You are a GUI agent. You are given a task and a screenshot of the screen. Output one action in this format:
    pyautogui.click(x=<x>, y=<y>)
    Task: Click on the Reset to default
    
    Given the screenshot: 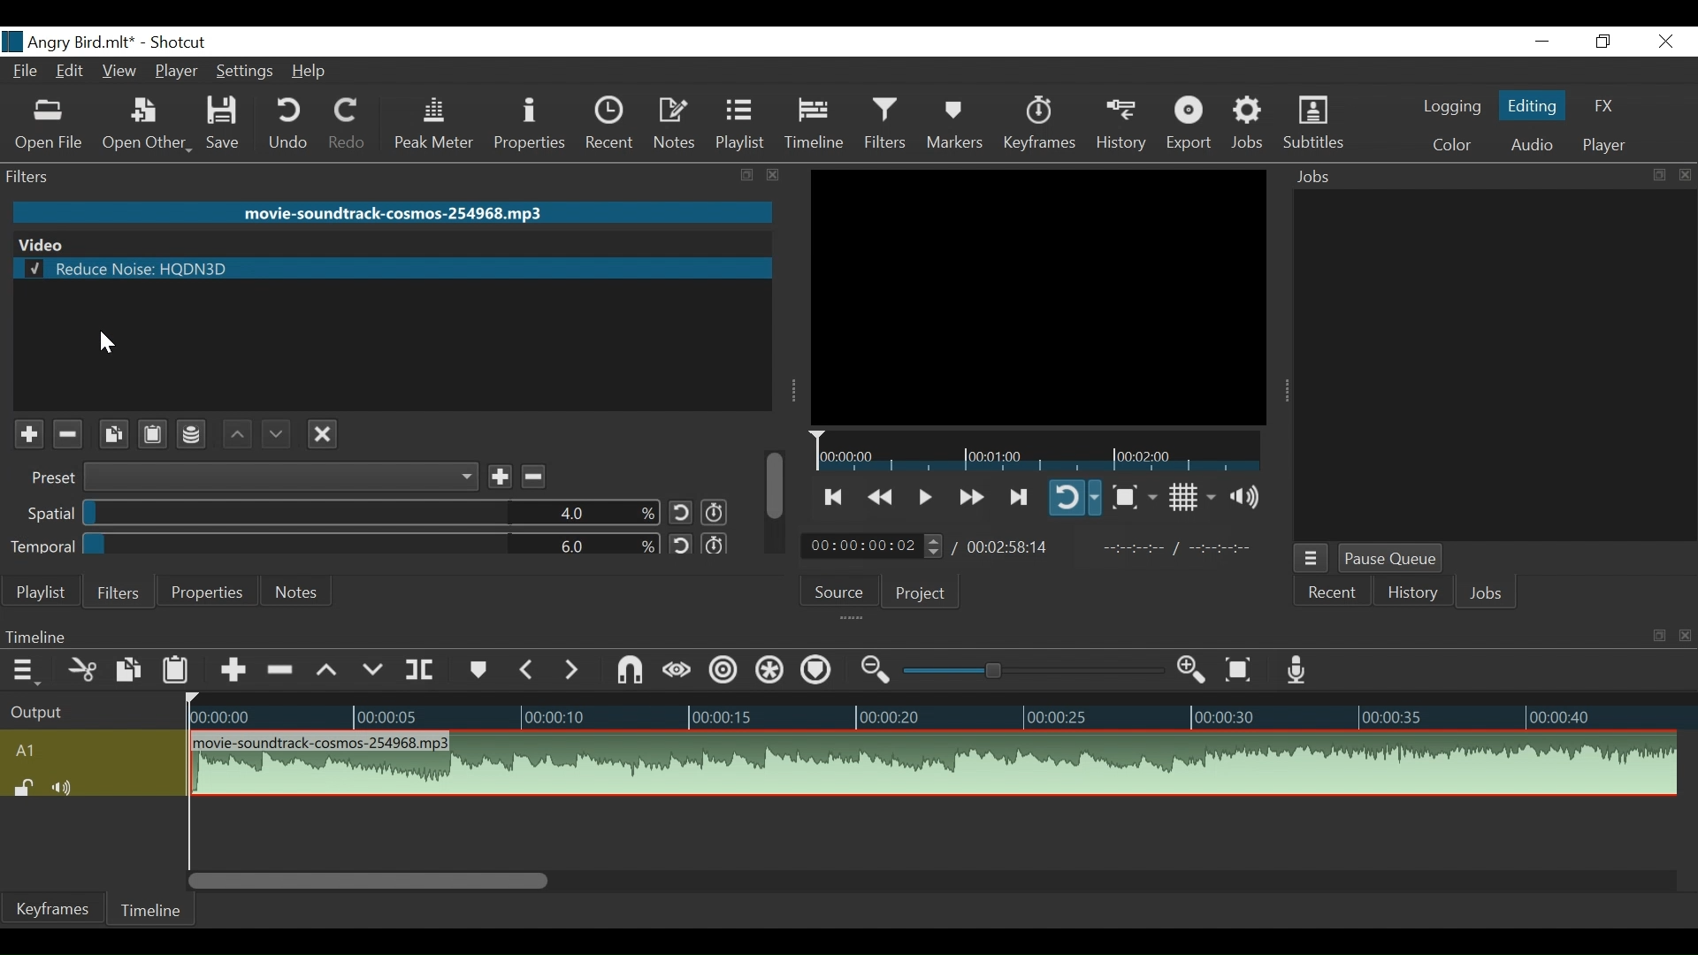 What is the action you would take?
    pyautogui.click(x=683, y=515)
    